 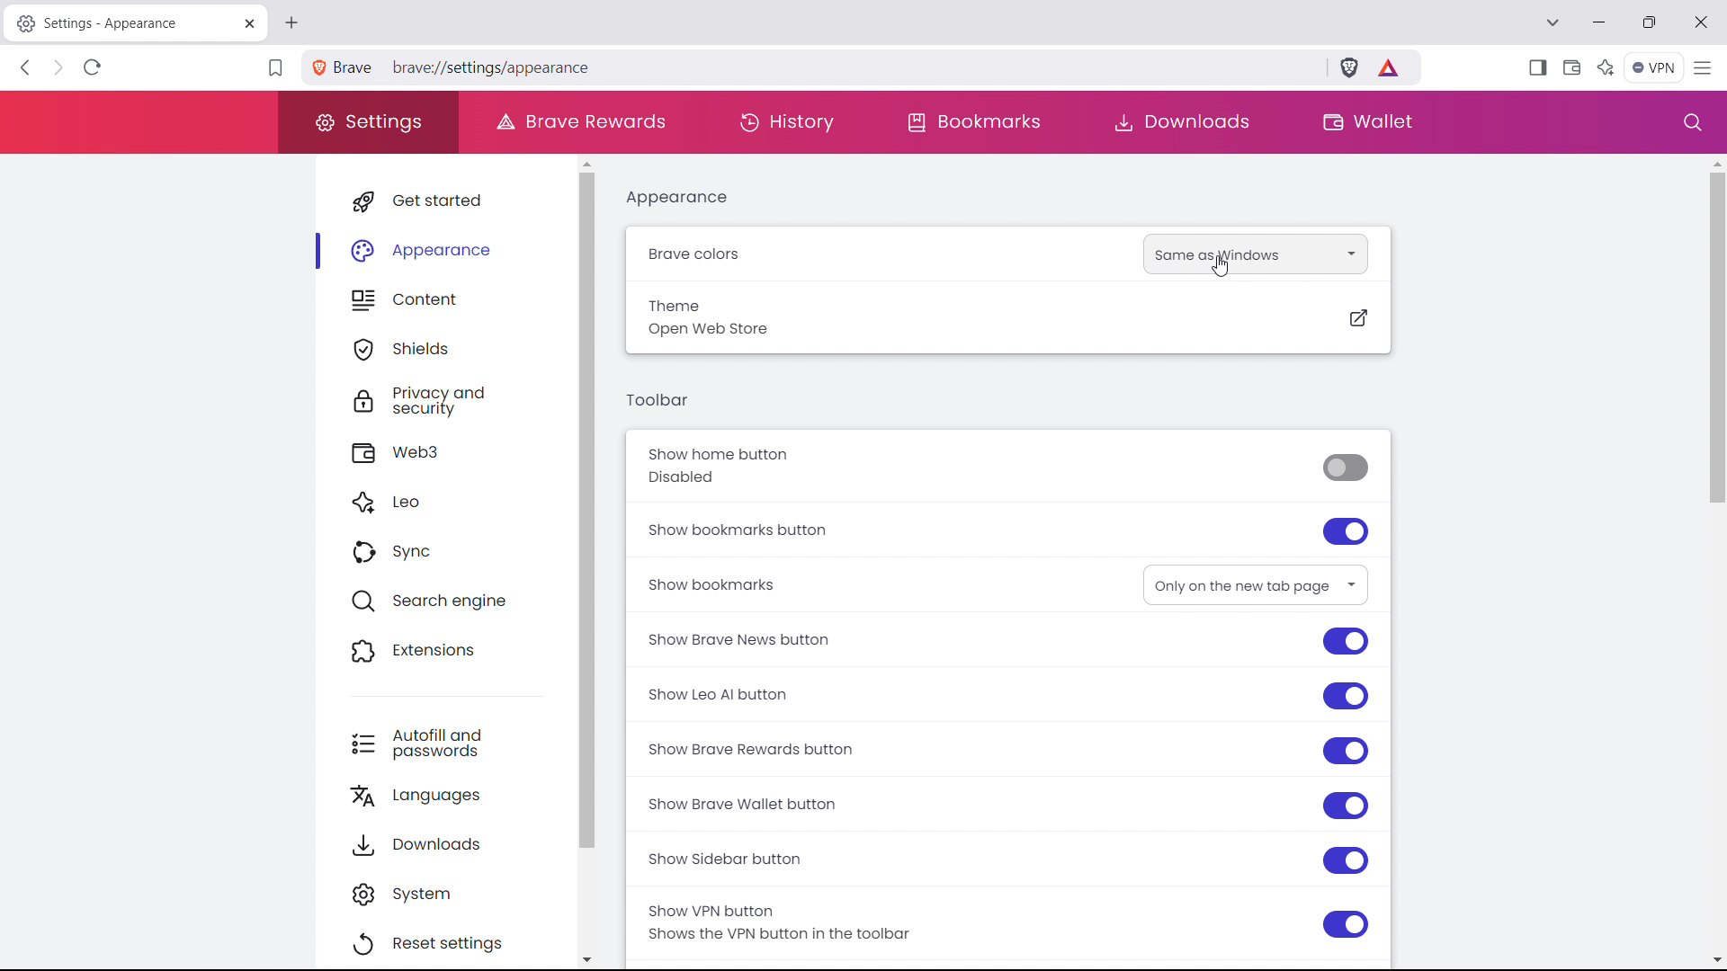 I want to click on select where to sjow bookmarks, so click(x=1255, y=584).